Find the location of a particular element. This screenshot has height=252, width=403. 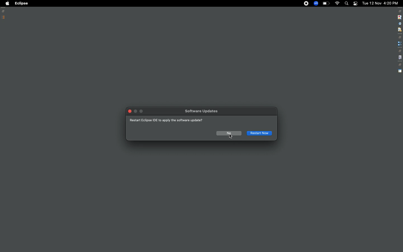

Notification is located at coordinates (355, 4).